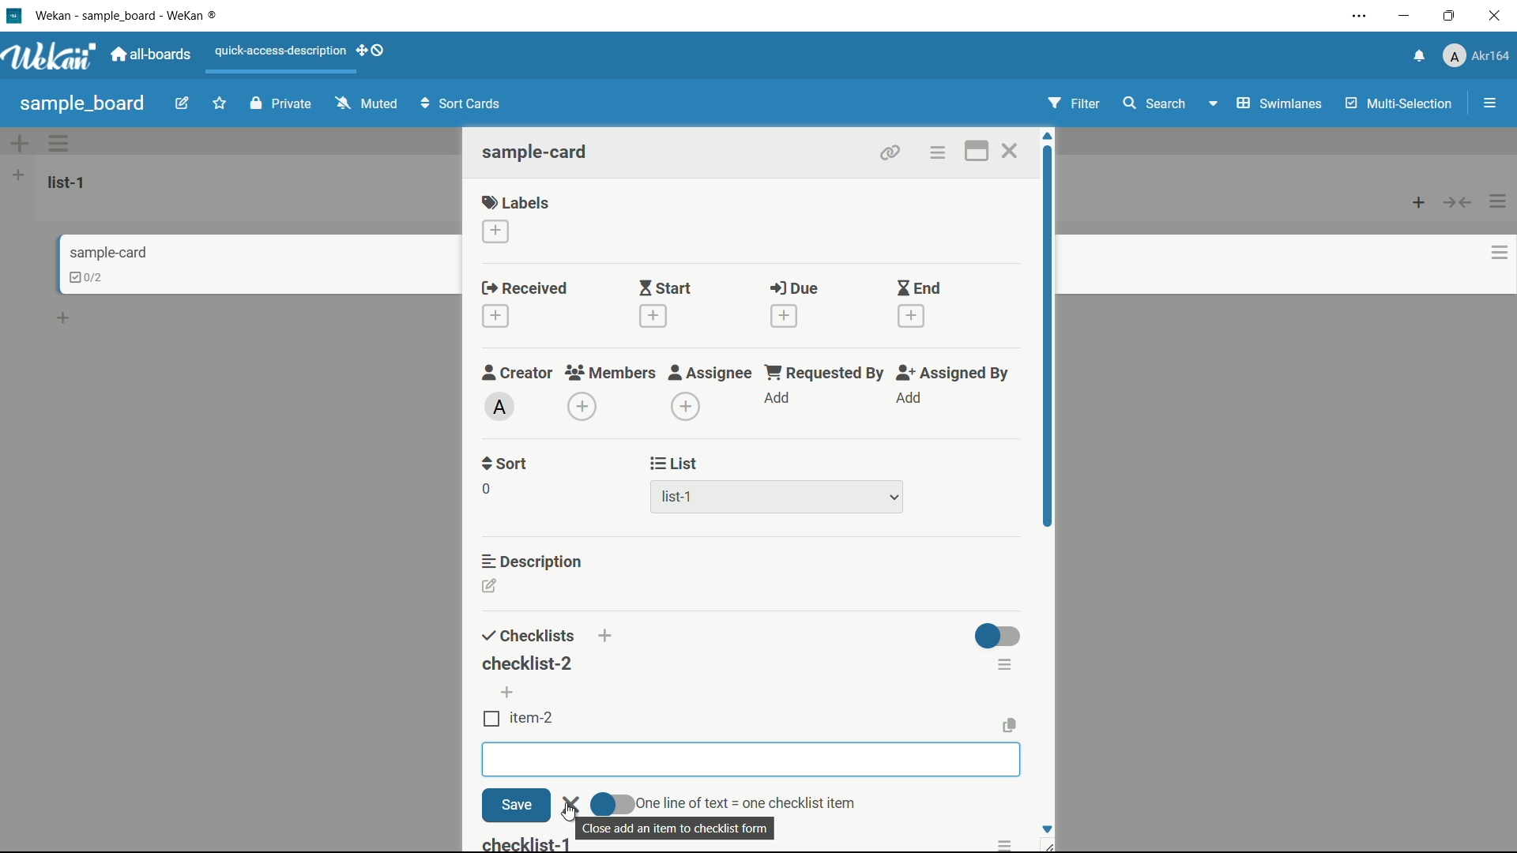  What do you see at coordinates (1049, 393) in the screenshot?
I see `scroll bar` at bounding box center [1049, 393].